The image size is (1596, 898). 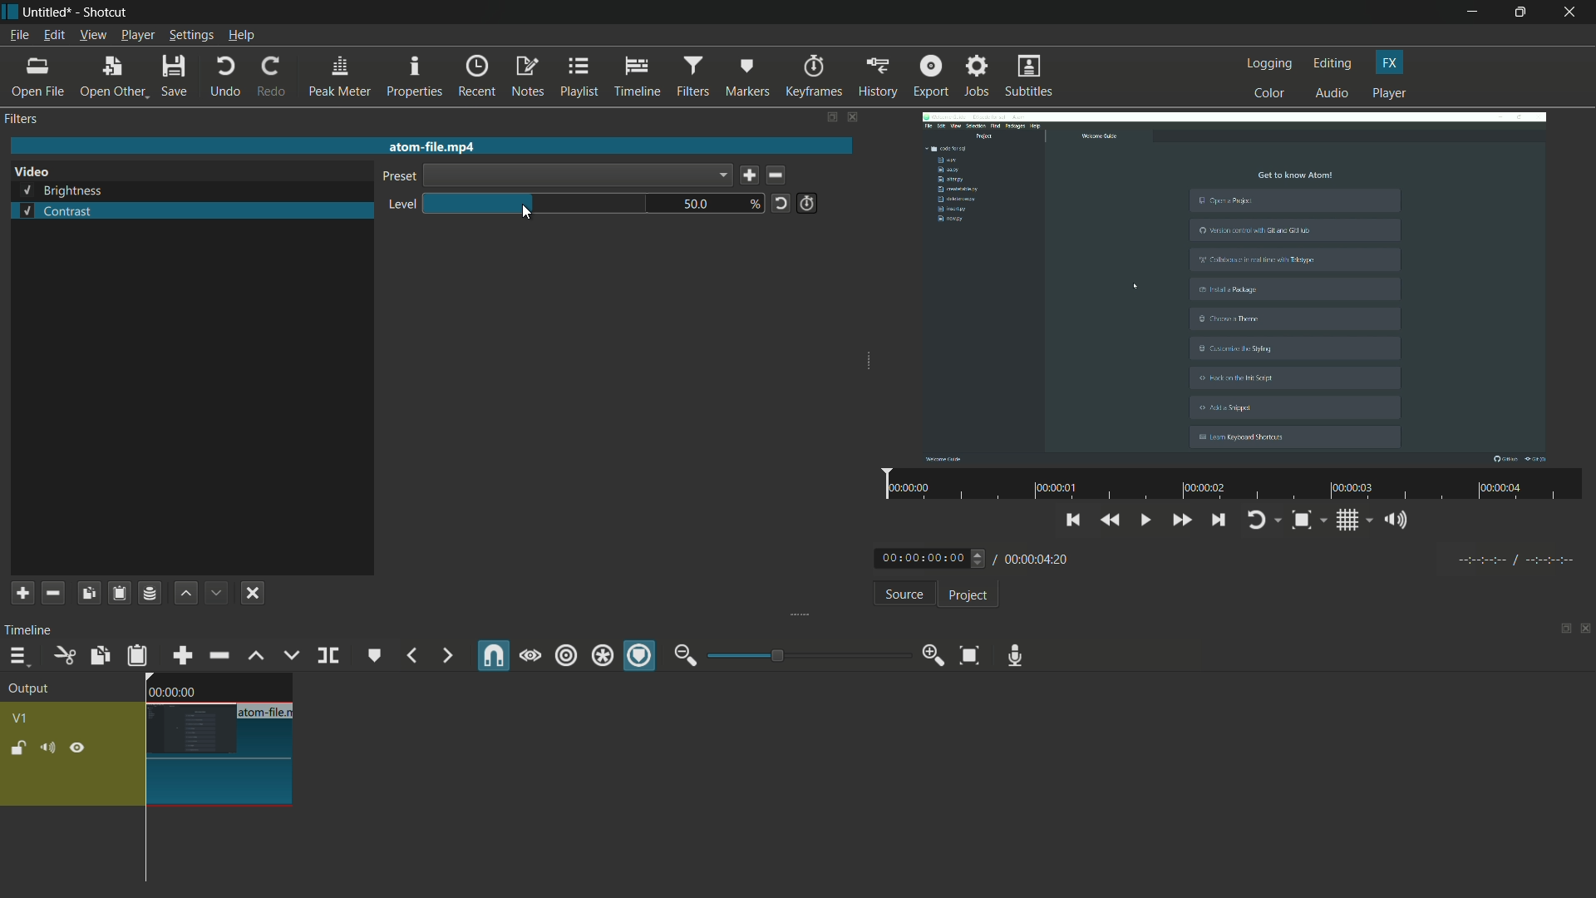 I want to click on cut, so click(x=63, y=655).